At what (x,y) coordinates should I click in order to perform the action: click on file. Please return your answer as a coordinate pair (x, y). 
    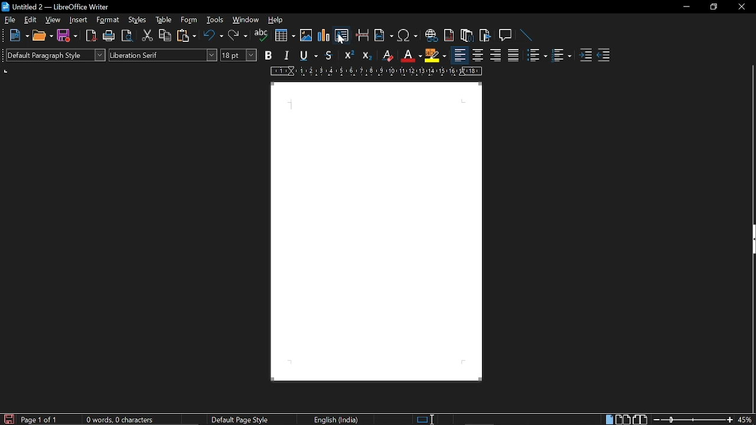
    Looking at the image, I should click on (9, 20).